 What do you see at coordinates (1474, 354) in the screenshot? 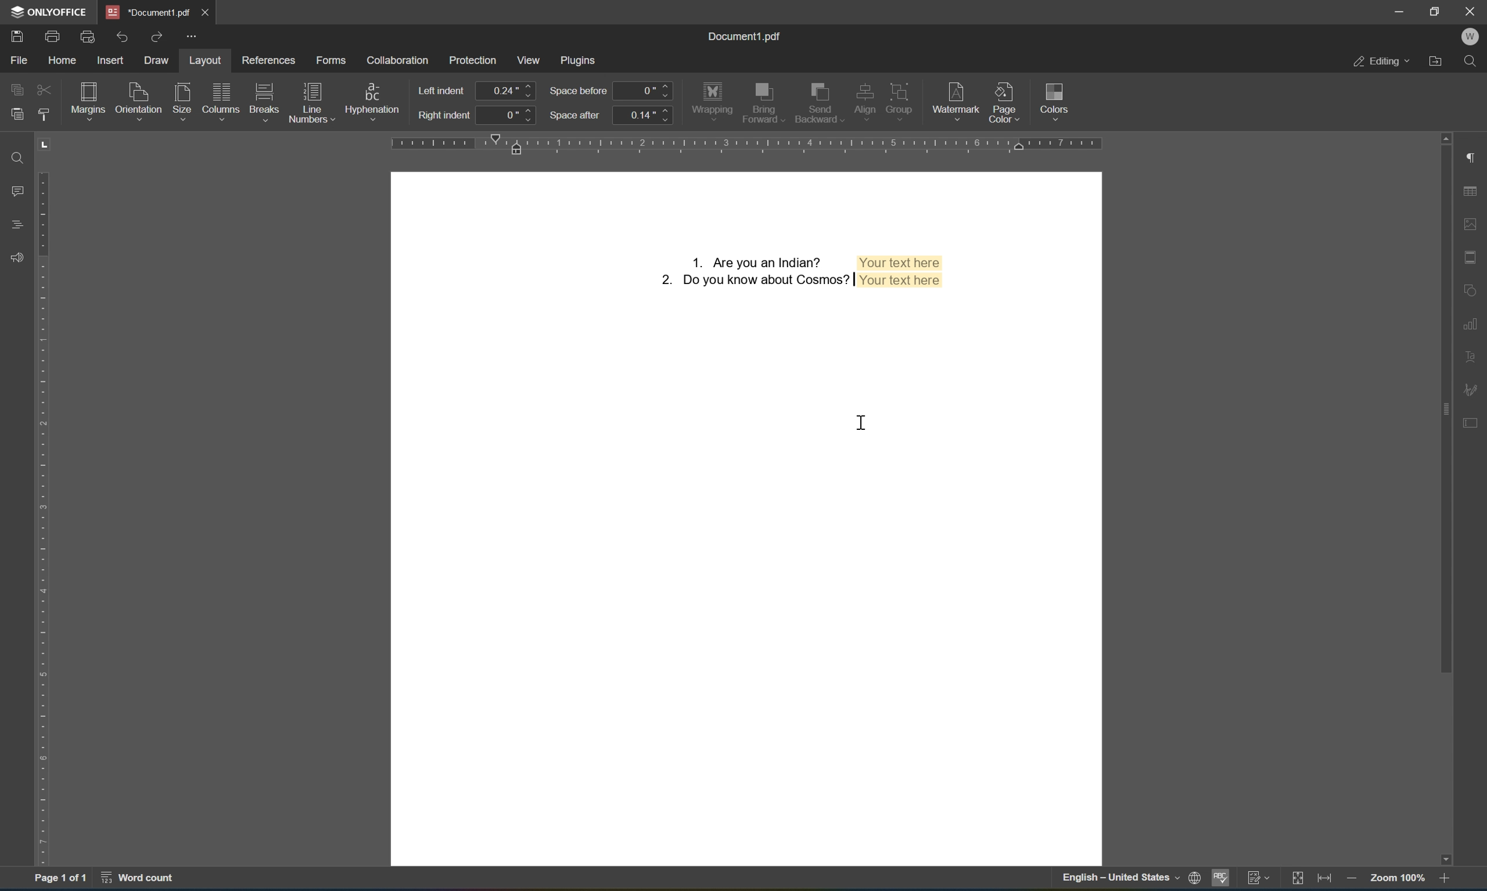
I see `text art settings` at bounding box center [1474, 354].